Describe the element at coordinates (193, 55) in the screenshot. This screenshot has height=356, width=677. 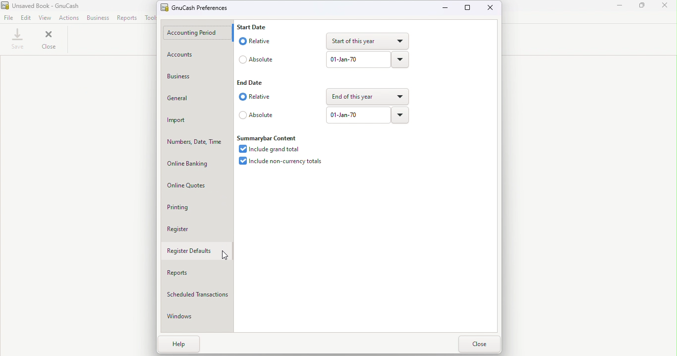
I see `Accounts` at that location.